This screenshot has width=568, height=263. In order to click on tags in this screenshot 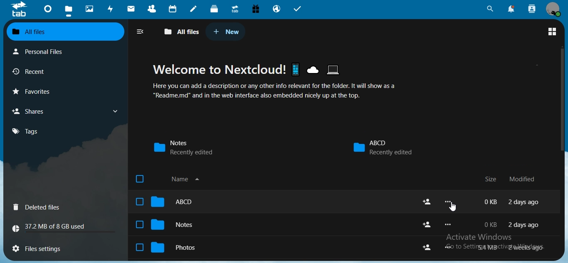, I will do `click(27, 131)`.